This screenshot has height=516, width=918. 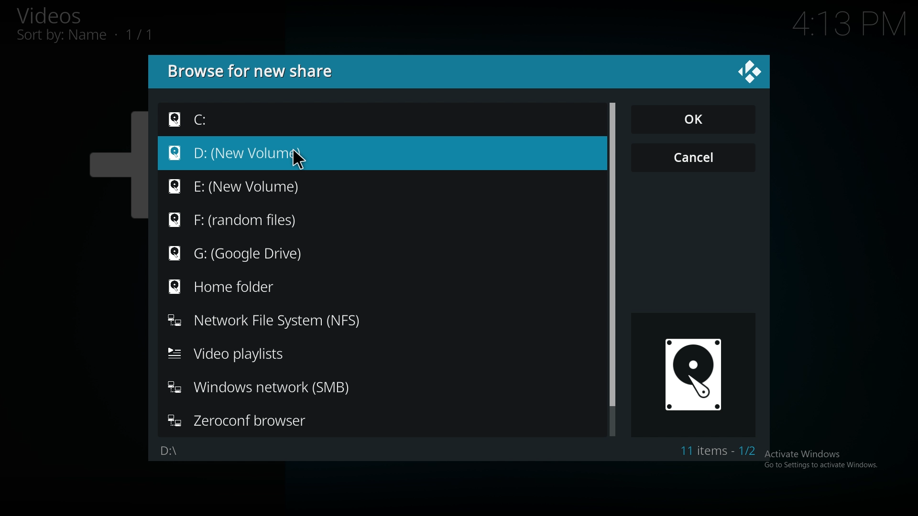 What do you see at coordinates (236, 288) in the screenshot?
I see `folder` at bounding box center [236, 288].